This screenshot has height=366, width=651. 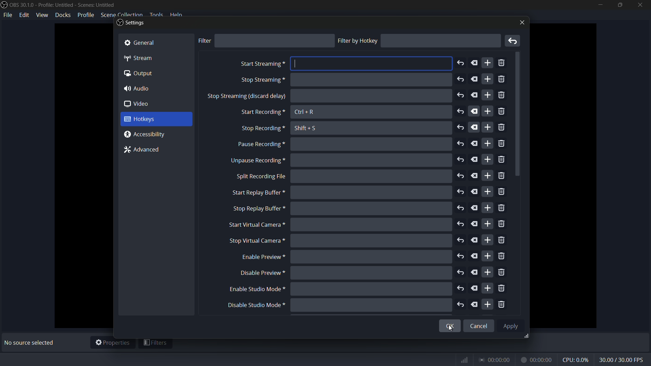 What do you see at coordinates (502, 112) in the screenshot?
I see `remove` at bounding box center [502, 112].